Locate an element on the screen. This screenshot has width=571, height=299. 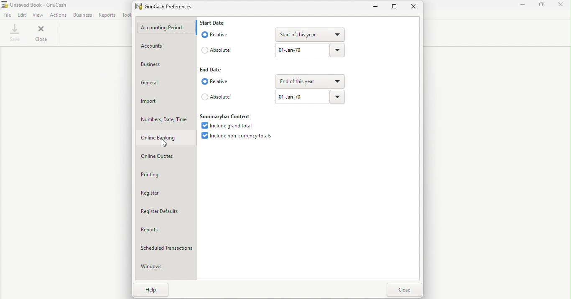
General is located at coordinates (166, 83).